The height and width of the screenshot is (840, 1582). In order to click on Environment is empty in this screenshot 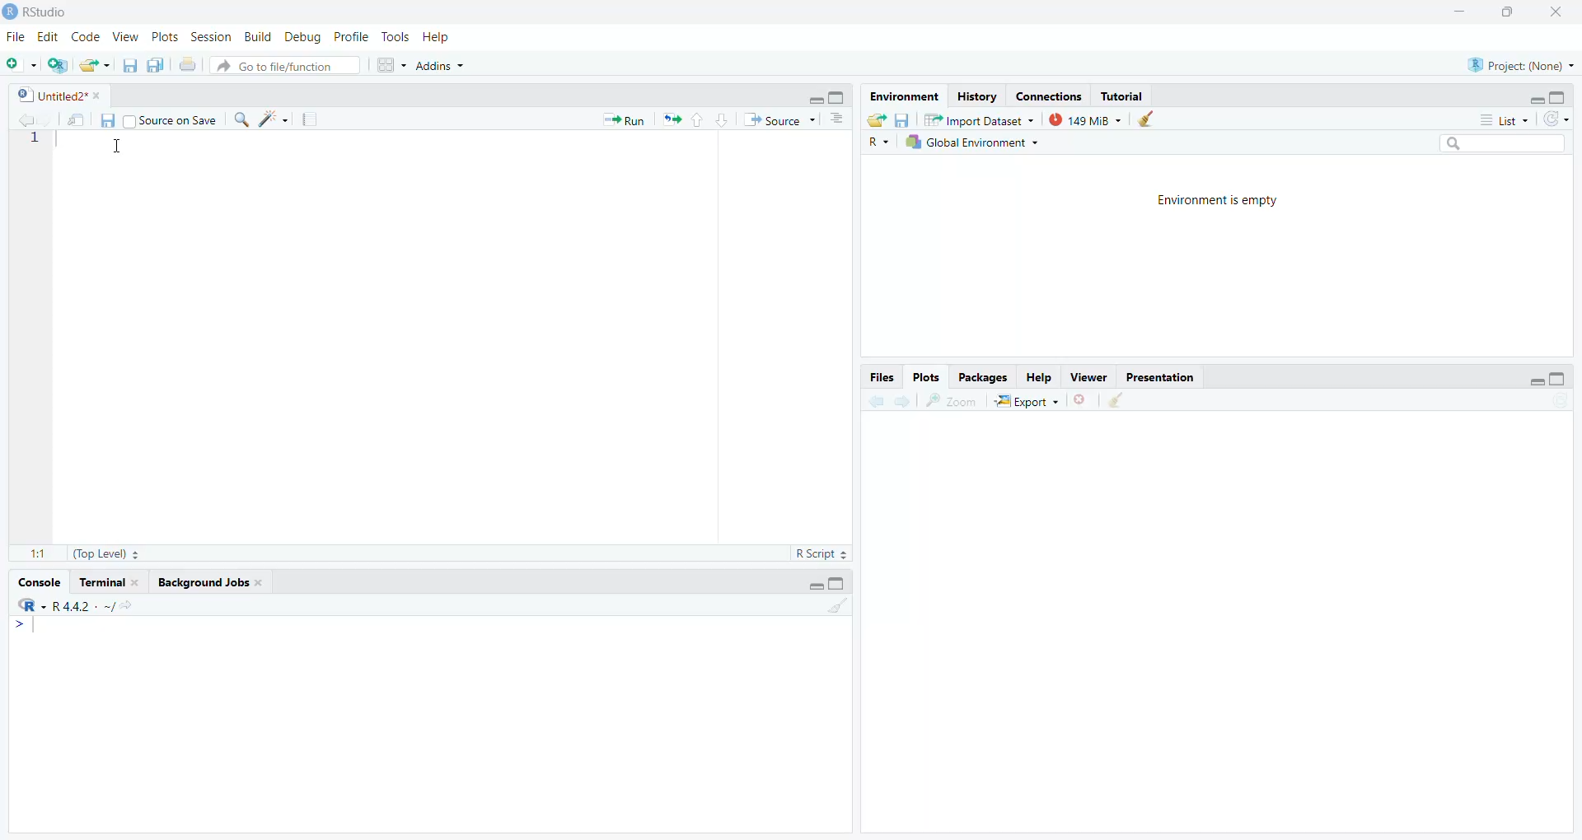, I will do `click(1228, 201)`.